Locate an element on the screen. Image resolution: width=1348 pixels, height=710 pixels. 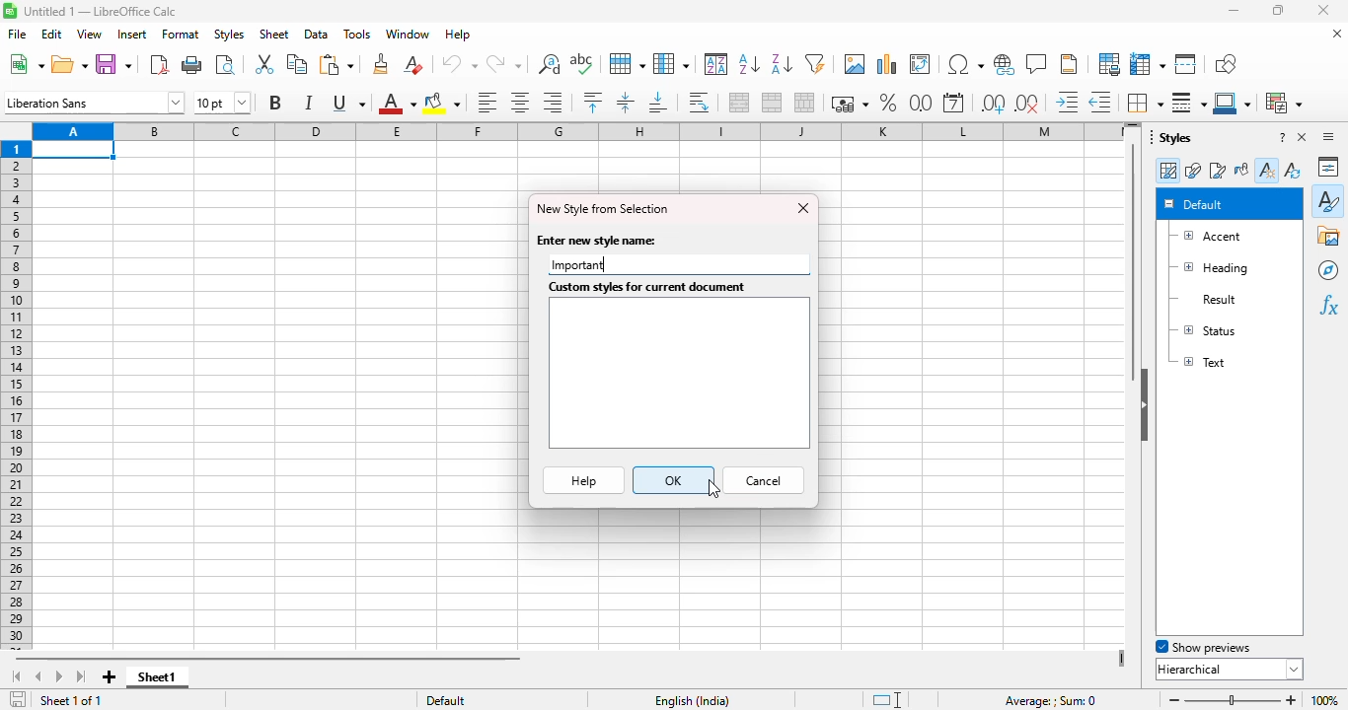
wrap text is located at coordinates (698, 103).